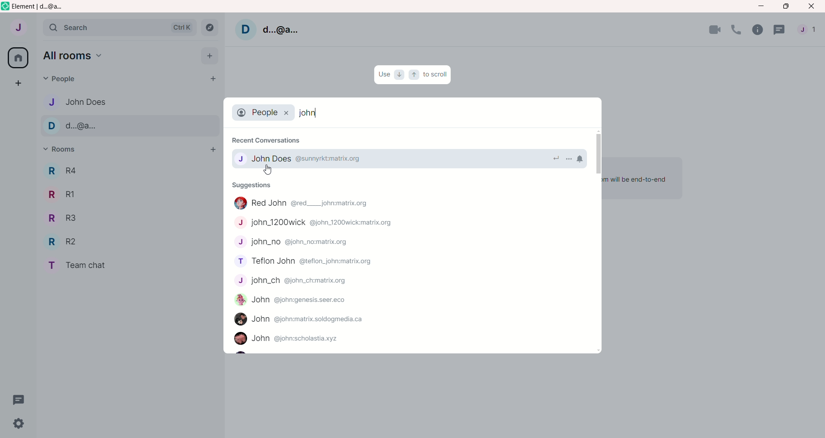 The image size is (825, 438). I want to click on people, so click(810, 32).